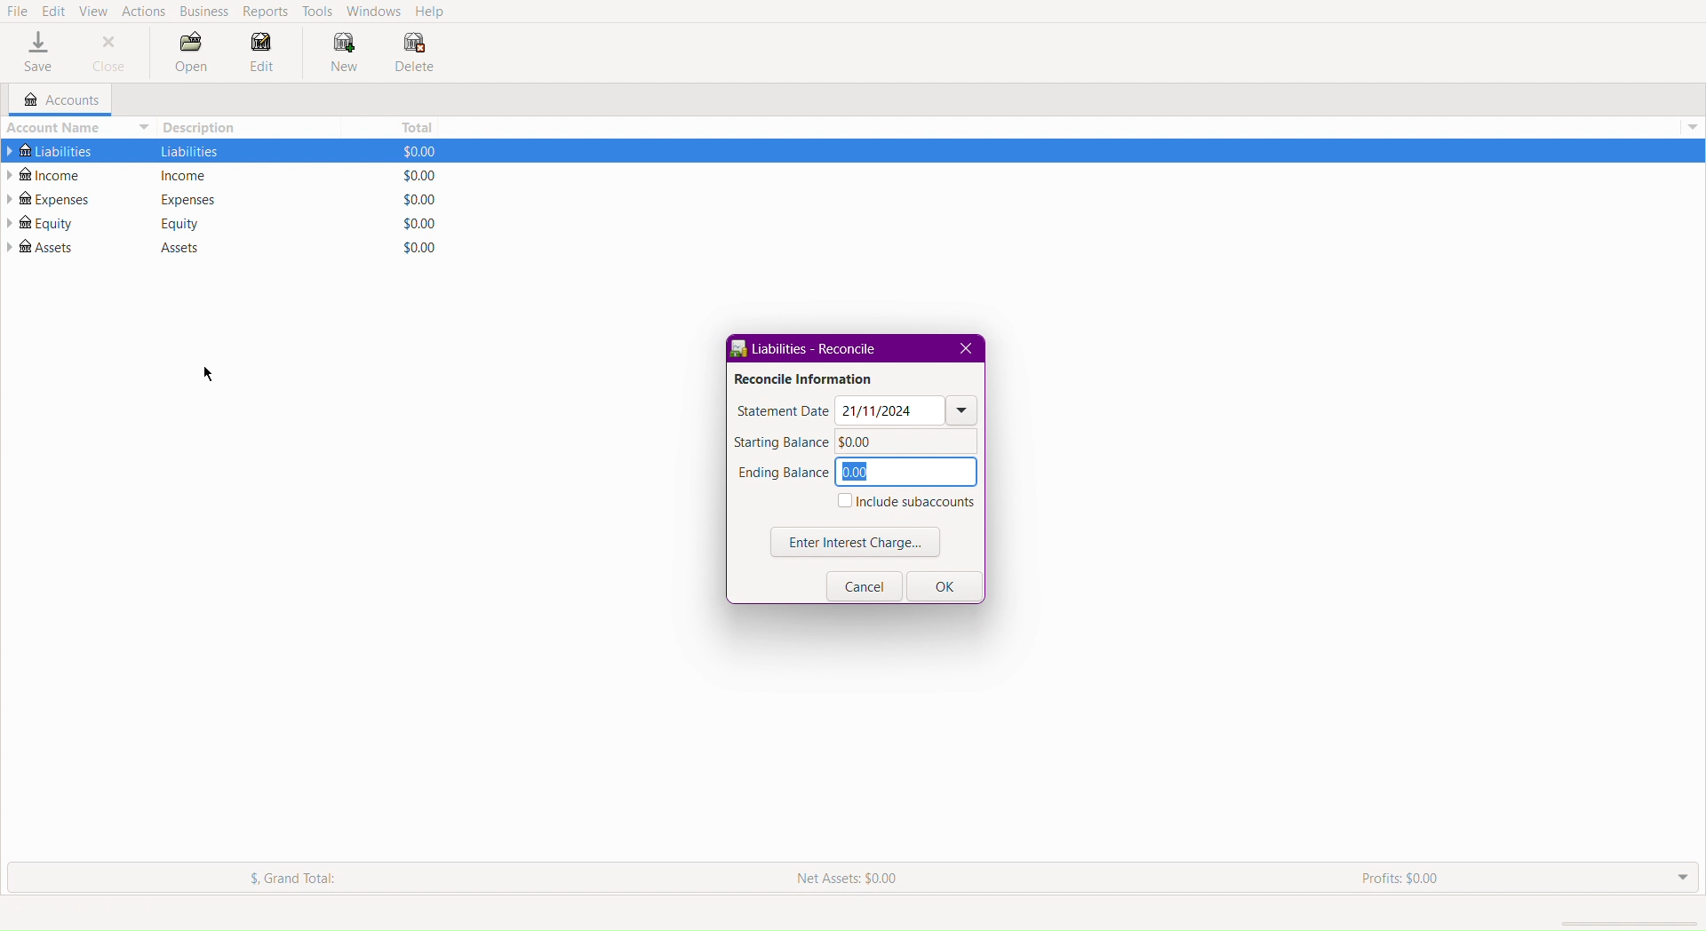 The image size is (1706, 931). What do you see at coordinates (415, 54) in the screenshot?
I see `Delete` at bounding box center [415, 54].